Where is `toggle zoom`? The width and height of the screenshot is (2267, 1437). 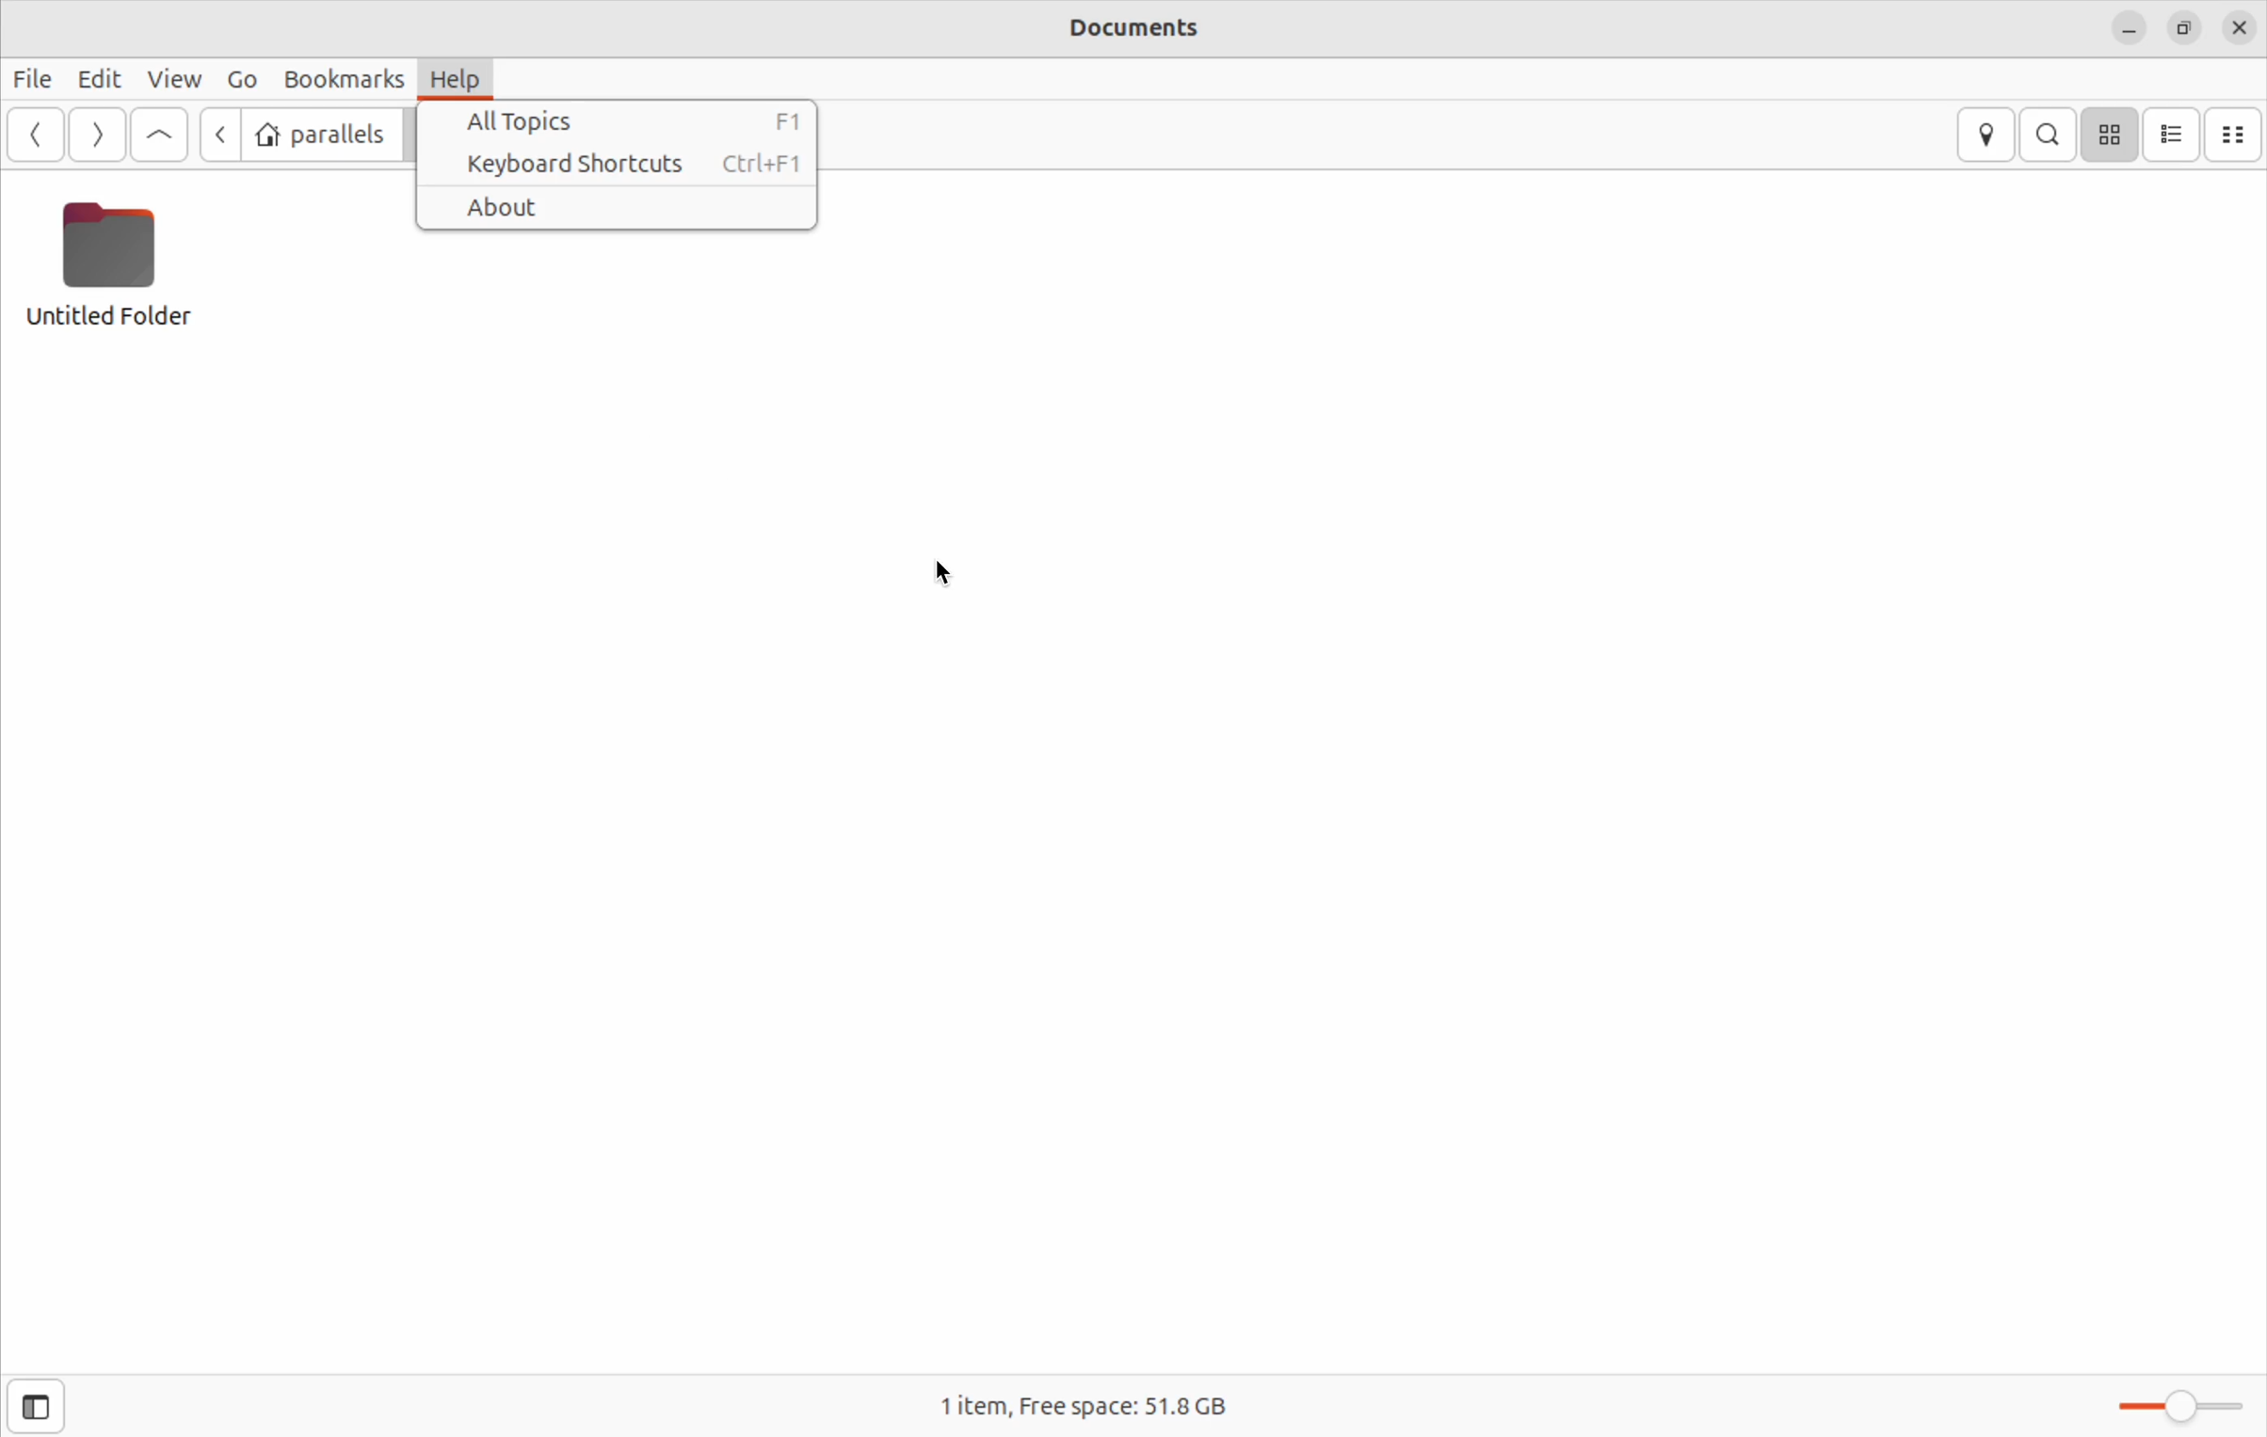
toggle zoom is located at coordinates (2175, 1399).